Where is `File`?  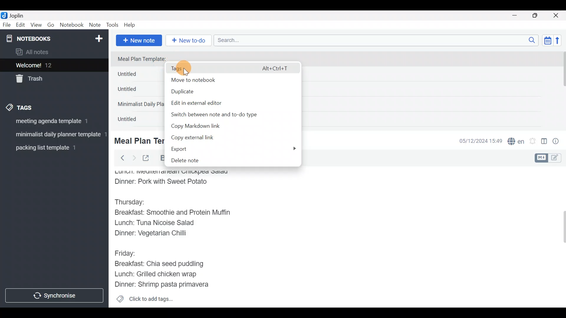 File is located at coordinates (7, 25).